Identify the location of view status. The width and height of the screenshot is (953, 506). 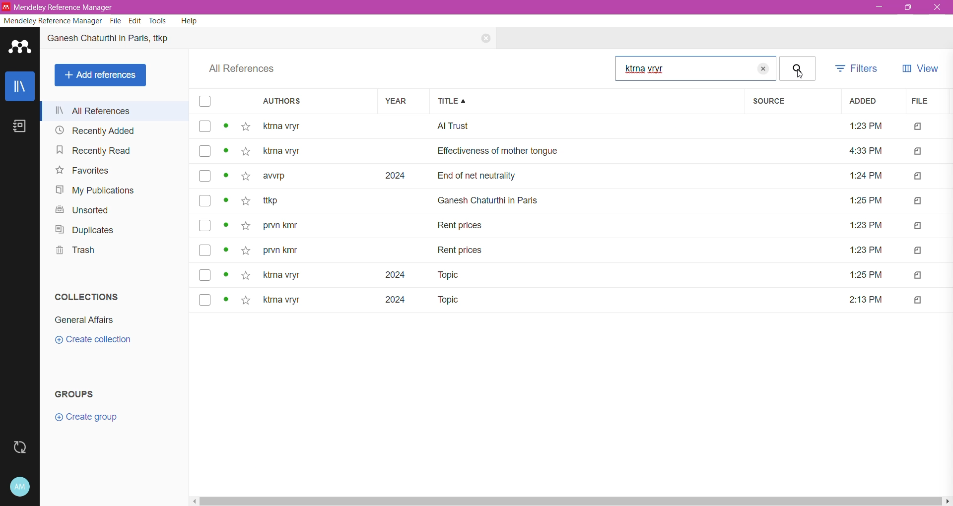
(227, 226).